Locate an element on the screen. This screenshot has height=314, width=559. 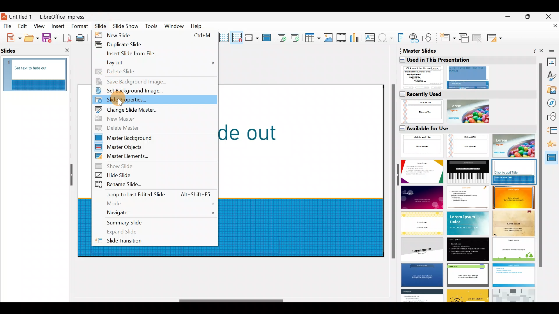
Slide transition is located at coordinates (157, 241).